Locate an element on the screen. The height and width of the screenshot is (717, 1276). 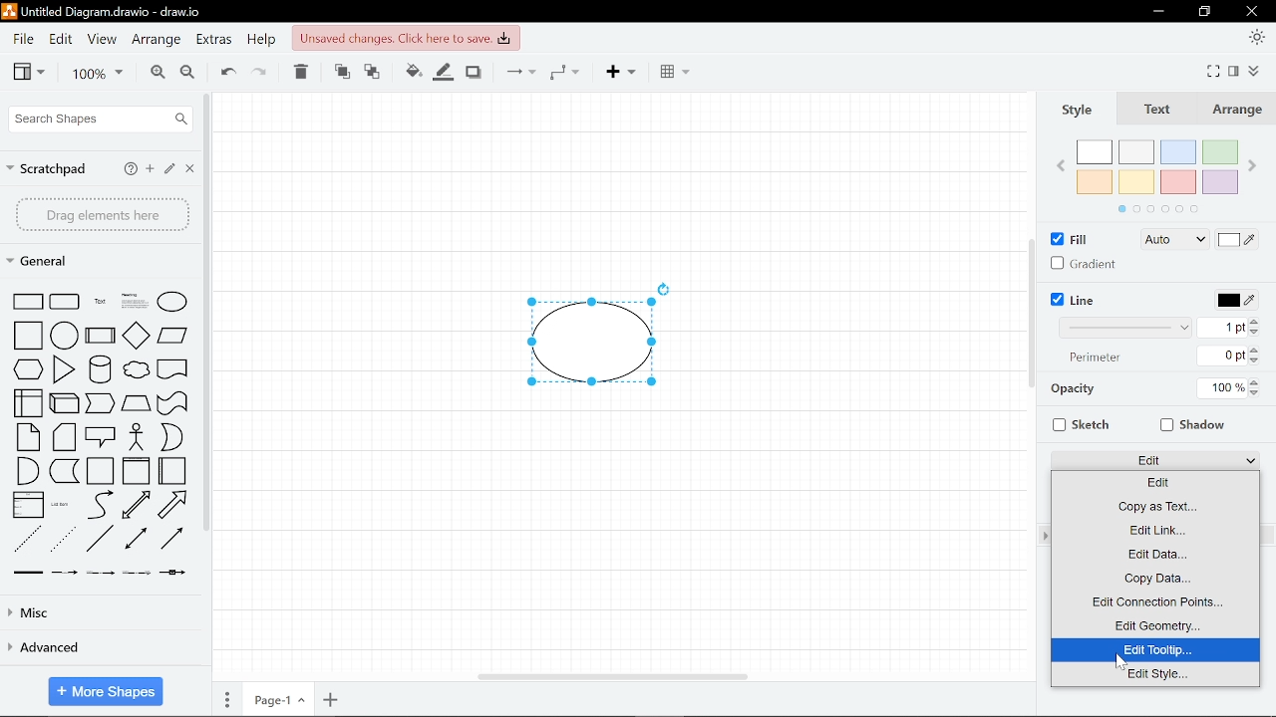
File is located at coordinates (23, 38).